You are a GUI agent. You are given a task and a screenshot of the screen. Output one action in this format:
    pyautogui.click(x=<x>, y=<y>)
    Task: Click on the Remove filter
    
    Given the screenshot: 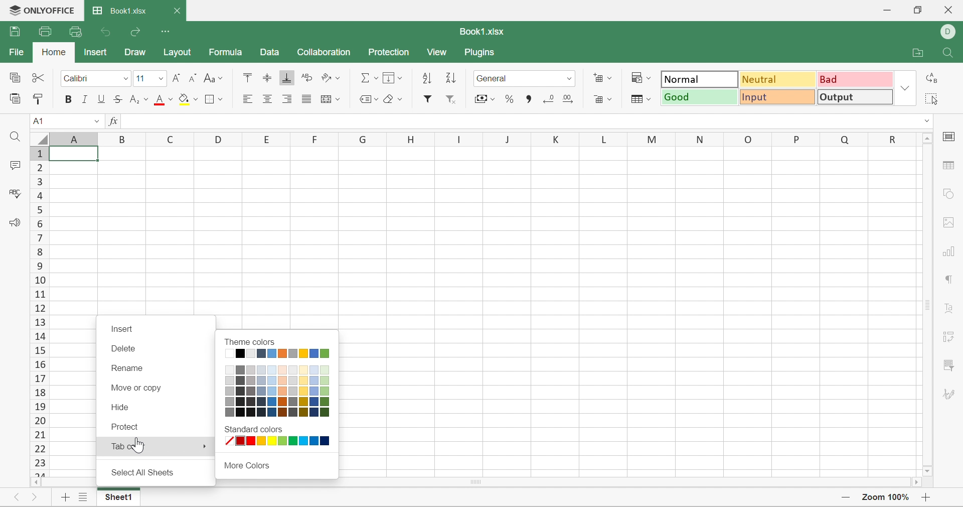 What is the action you would take?
    pyautogui.click(x=450, y=101)
    